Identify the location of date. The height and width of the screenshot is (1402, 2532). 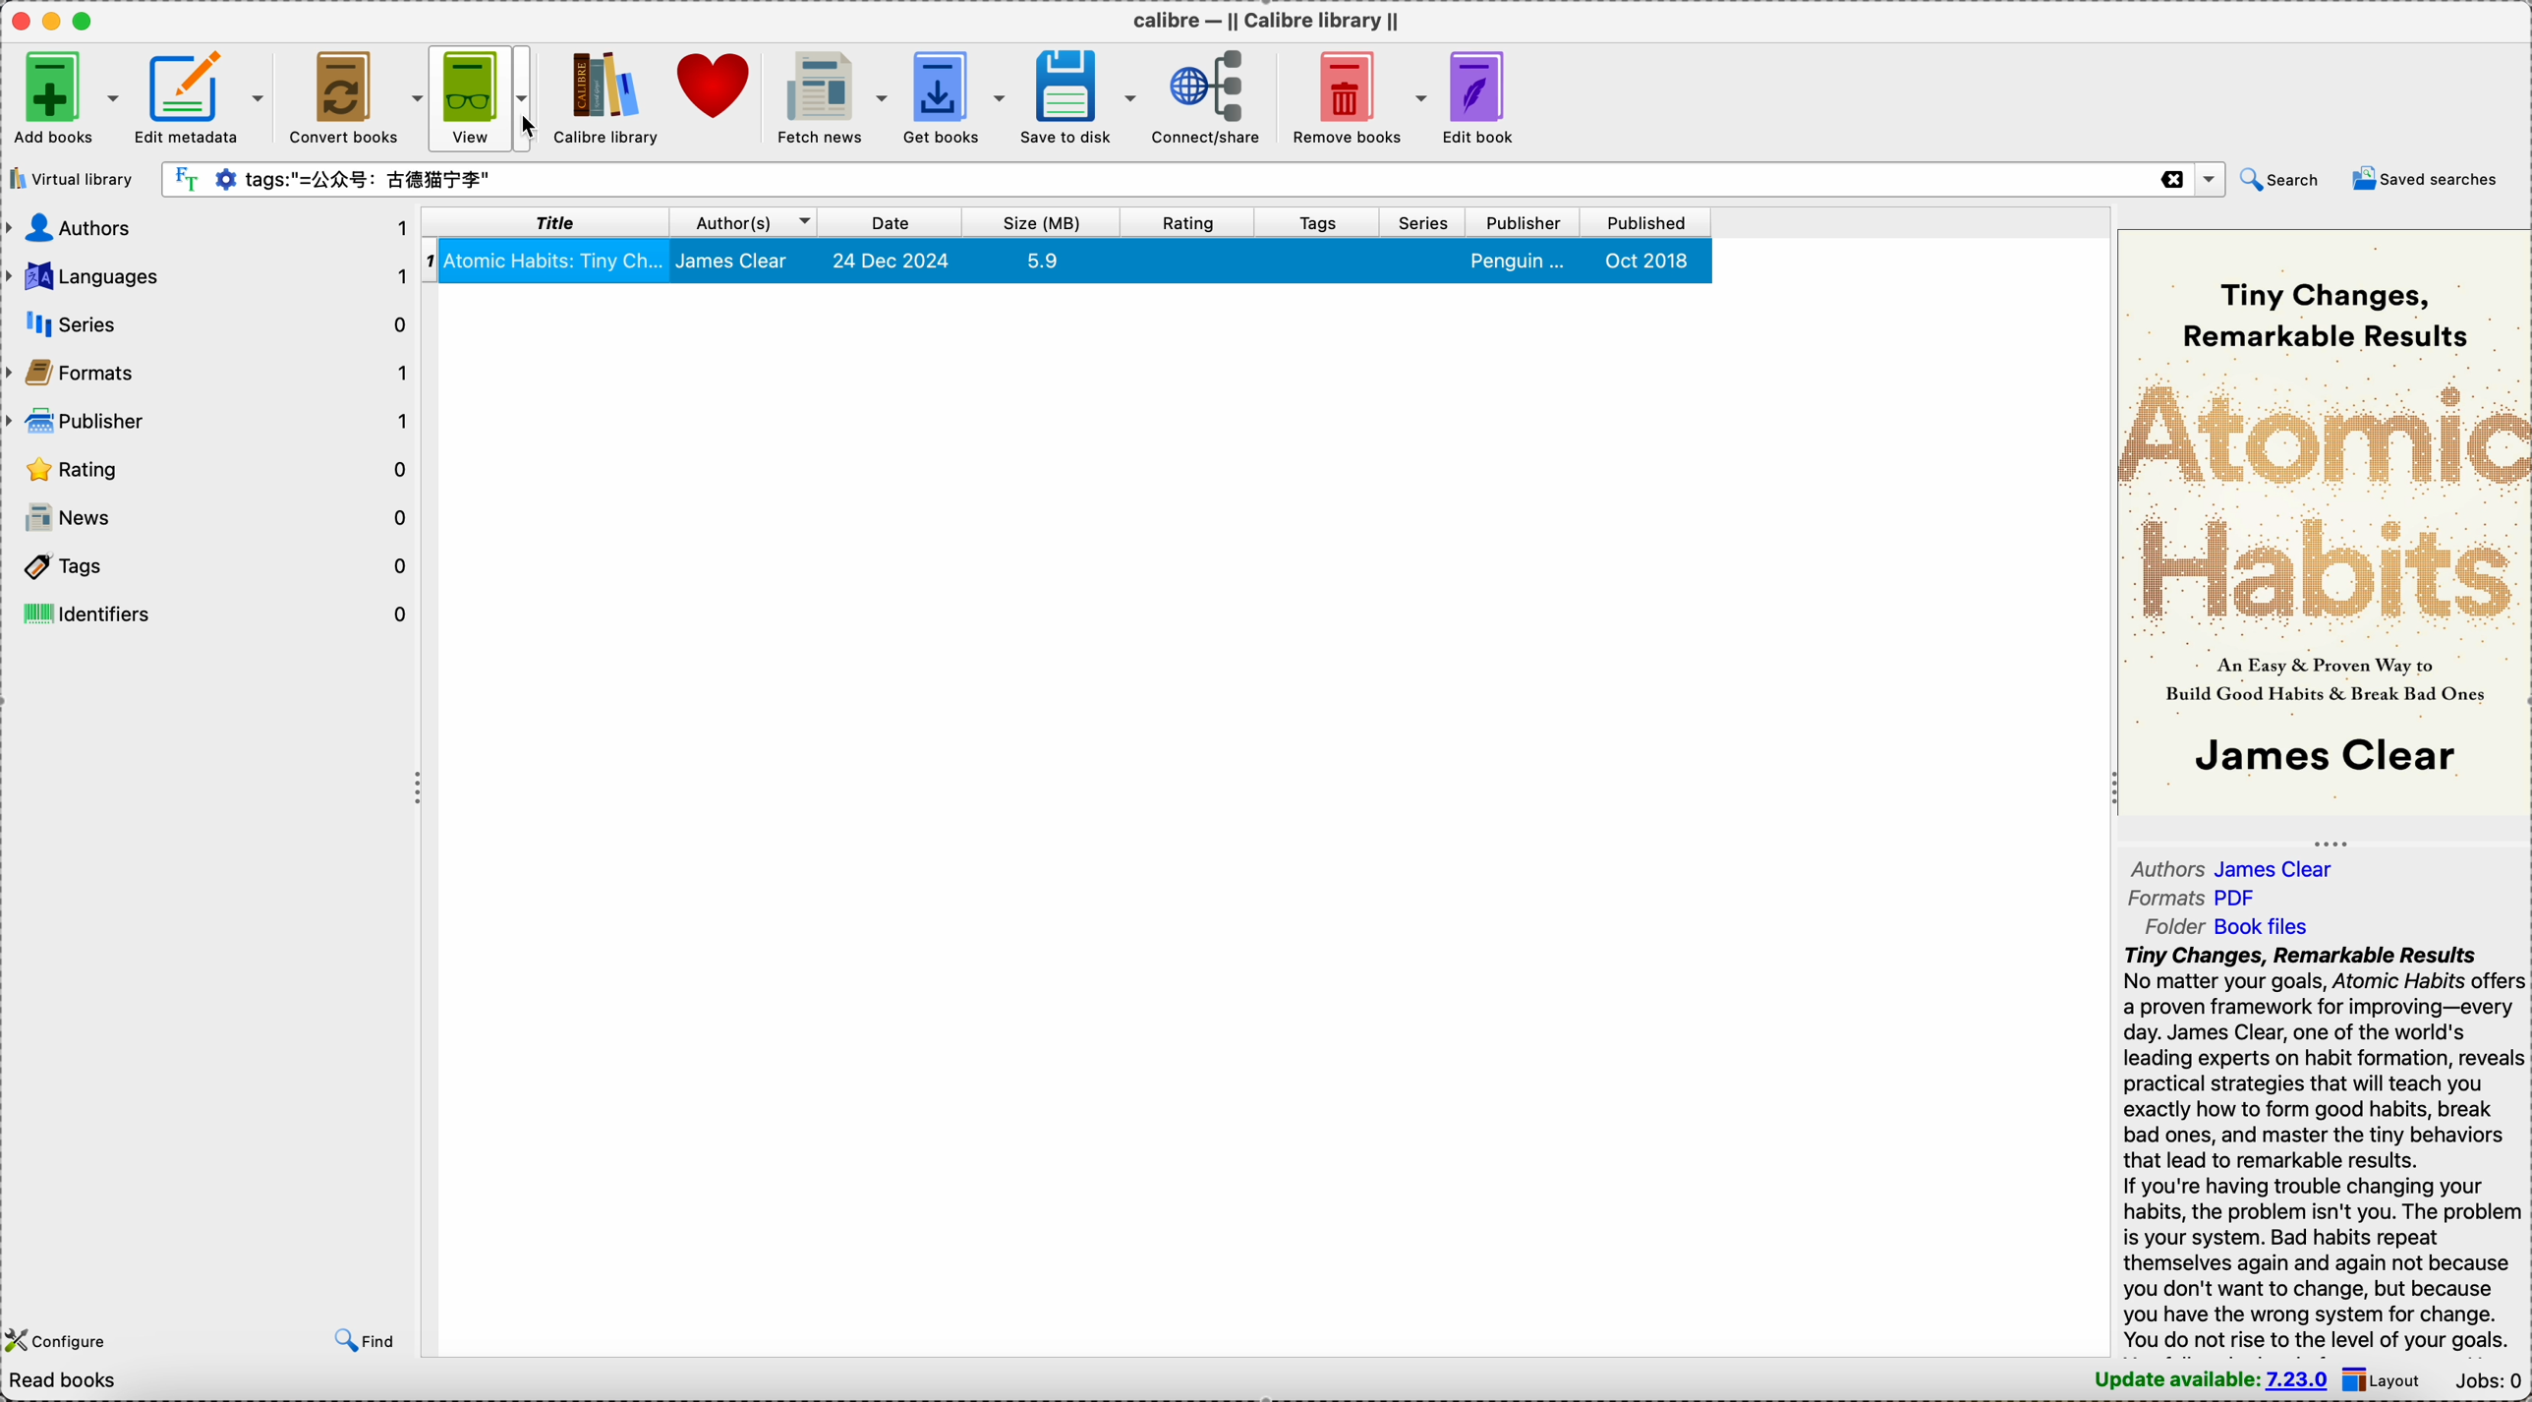
(892, 223).